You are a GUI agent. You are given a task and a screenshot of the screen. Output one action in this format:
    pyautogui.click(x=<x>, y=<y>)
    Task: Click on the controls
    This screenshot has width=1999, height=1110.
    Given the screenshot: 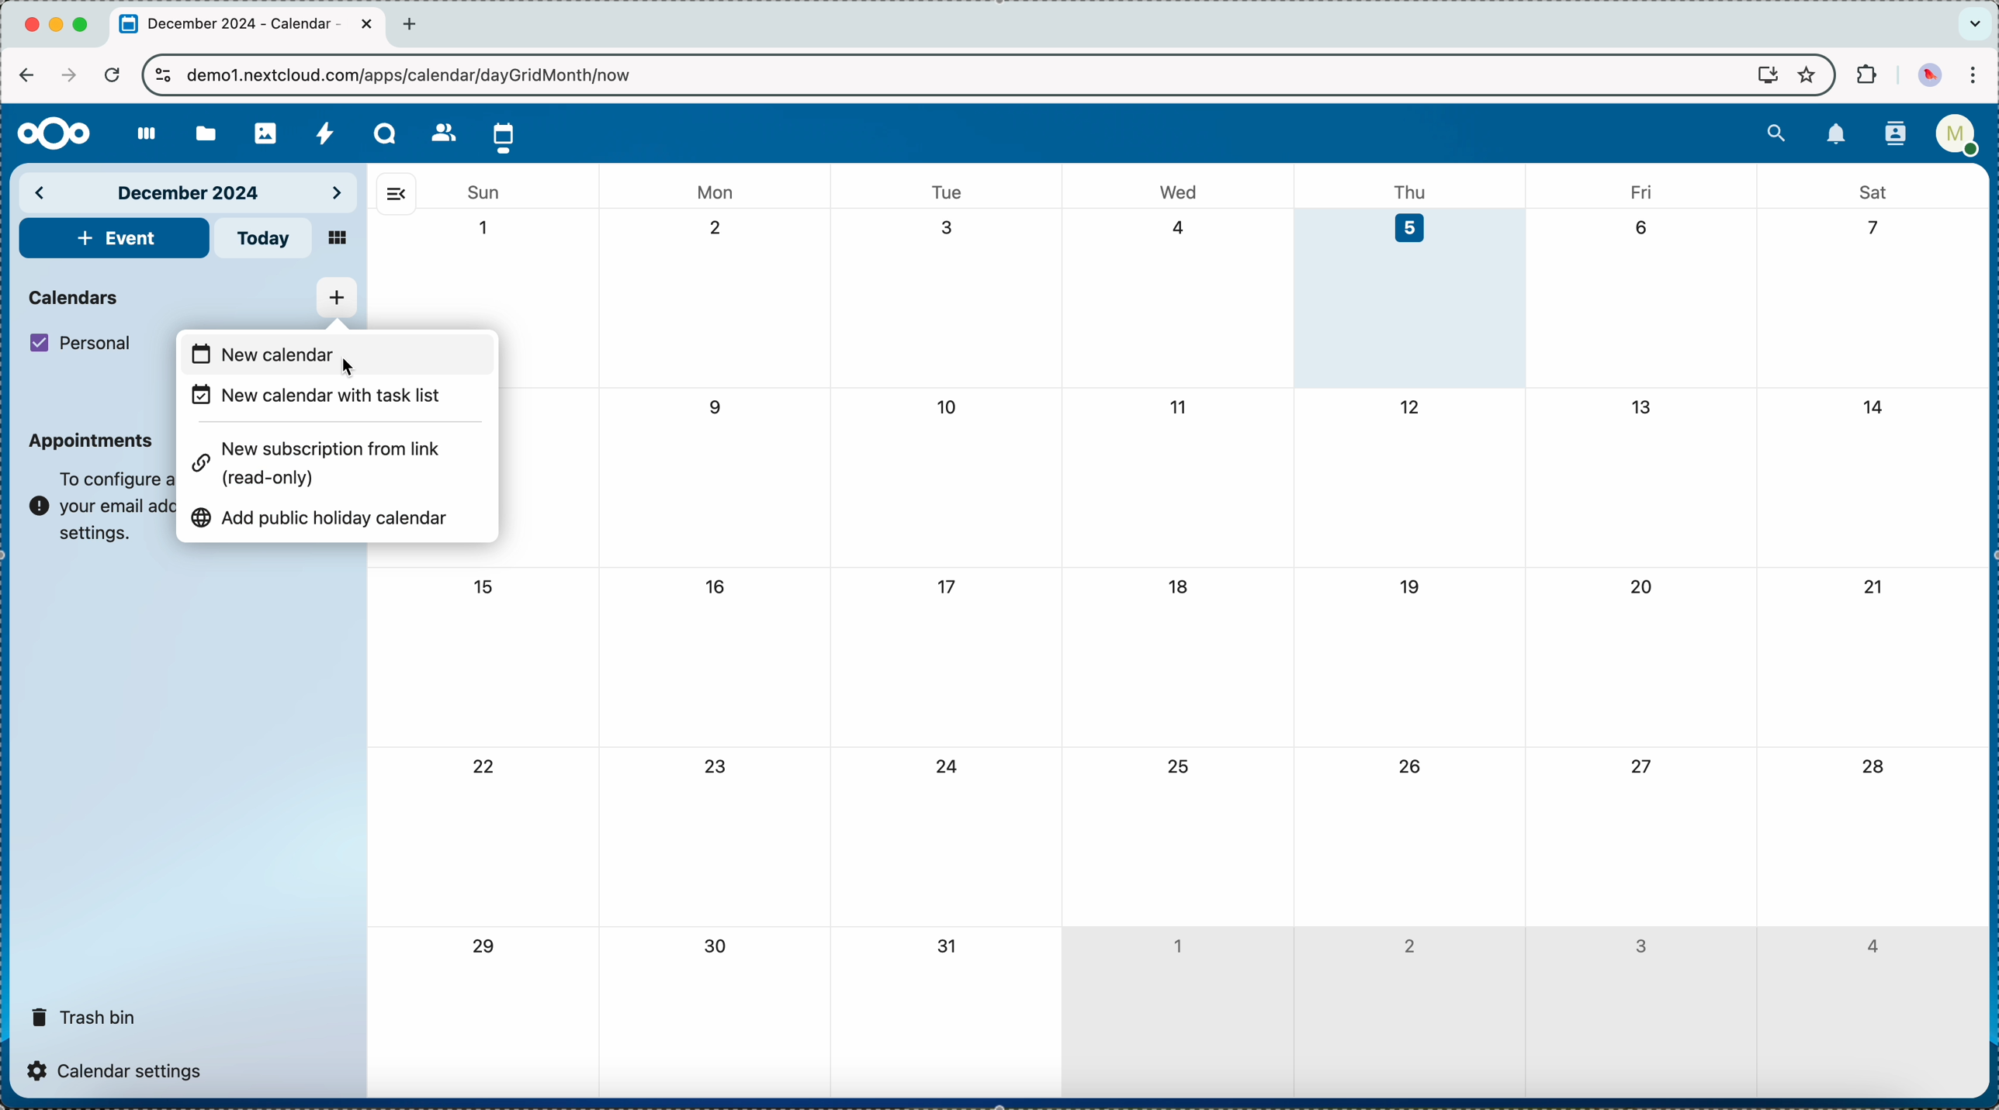 What is the action you would take?
    pyautogui.click(x=164, y=75)
    